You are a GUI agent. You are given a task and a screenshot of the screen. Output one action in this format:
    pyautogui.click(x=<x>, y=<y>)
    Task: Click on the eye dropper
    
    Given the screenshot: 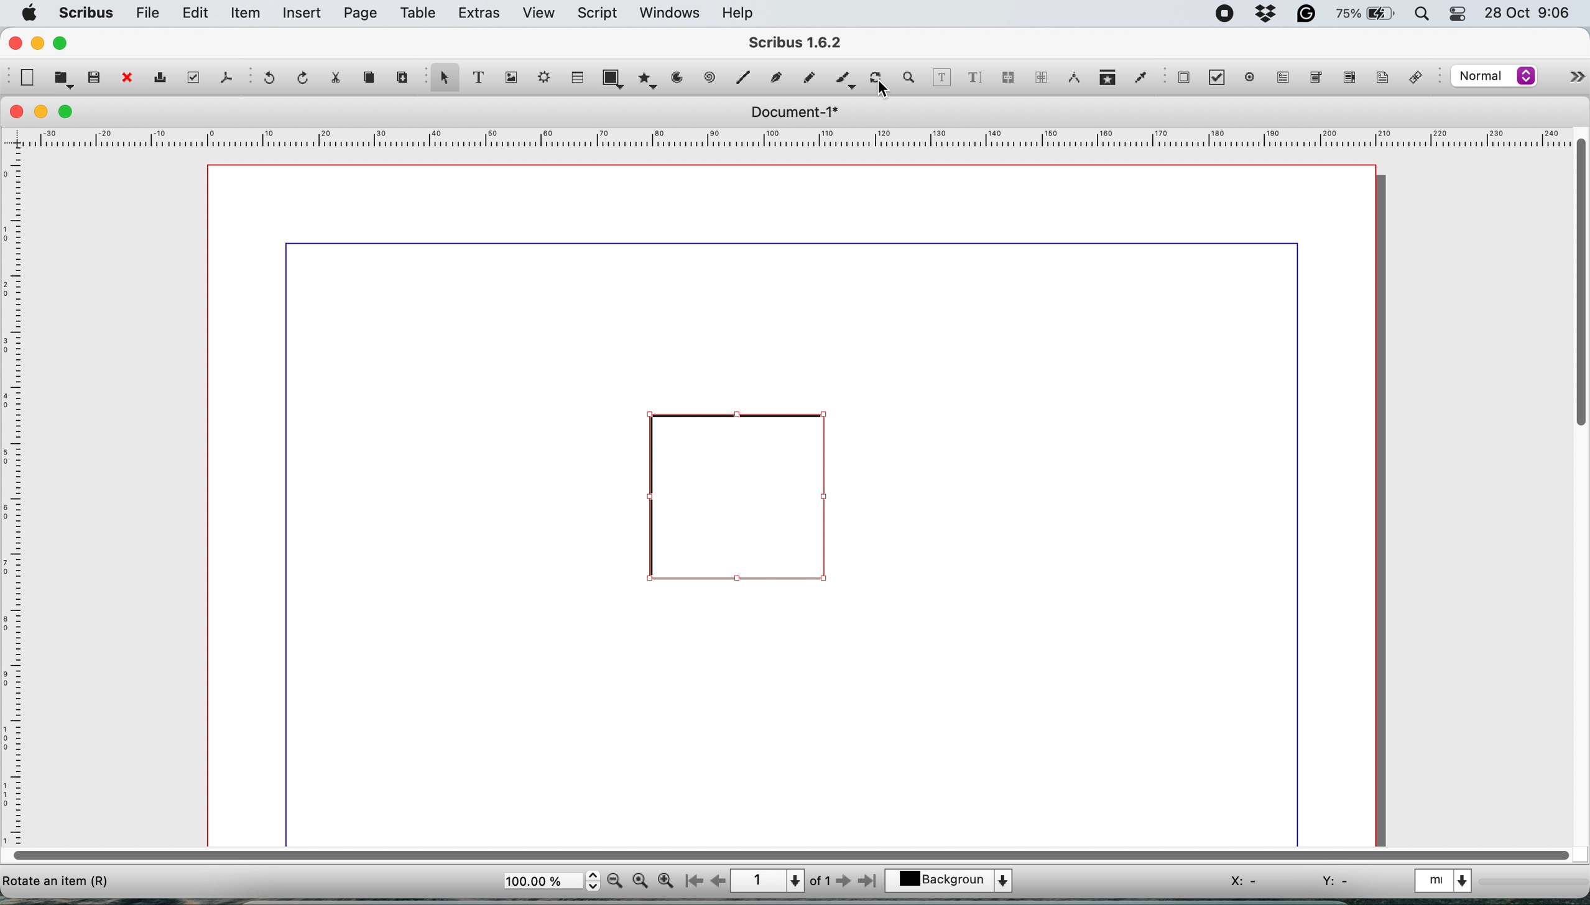 What is the action you would take?
    pyautogui.click(x=1140, y=76)
    